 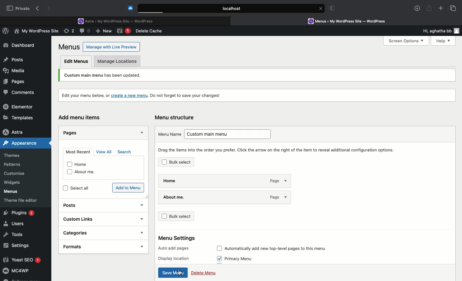 I want to click on checkbox, so click(x=69, y=164).